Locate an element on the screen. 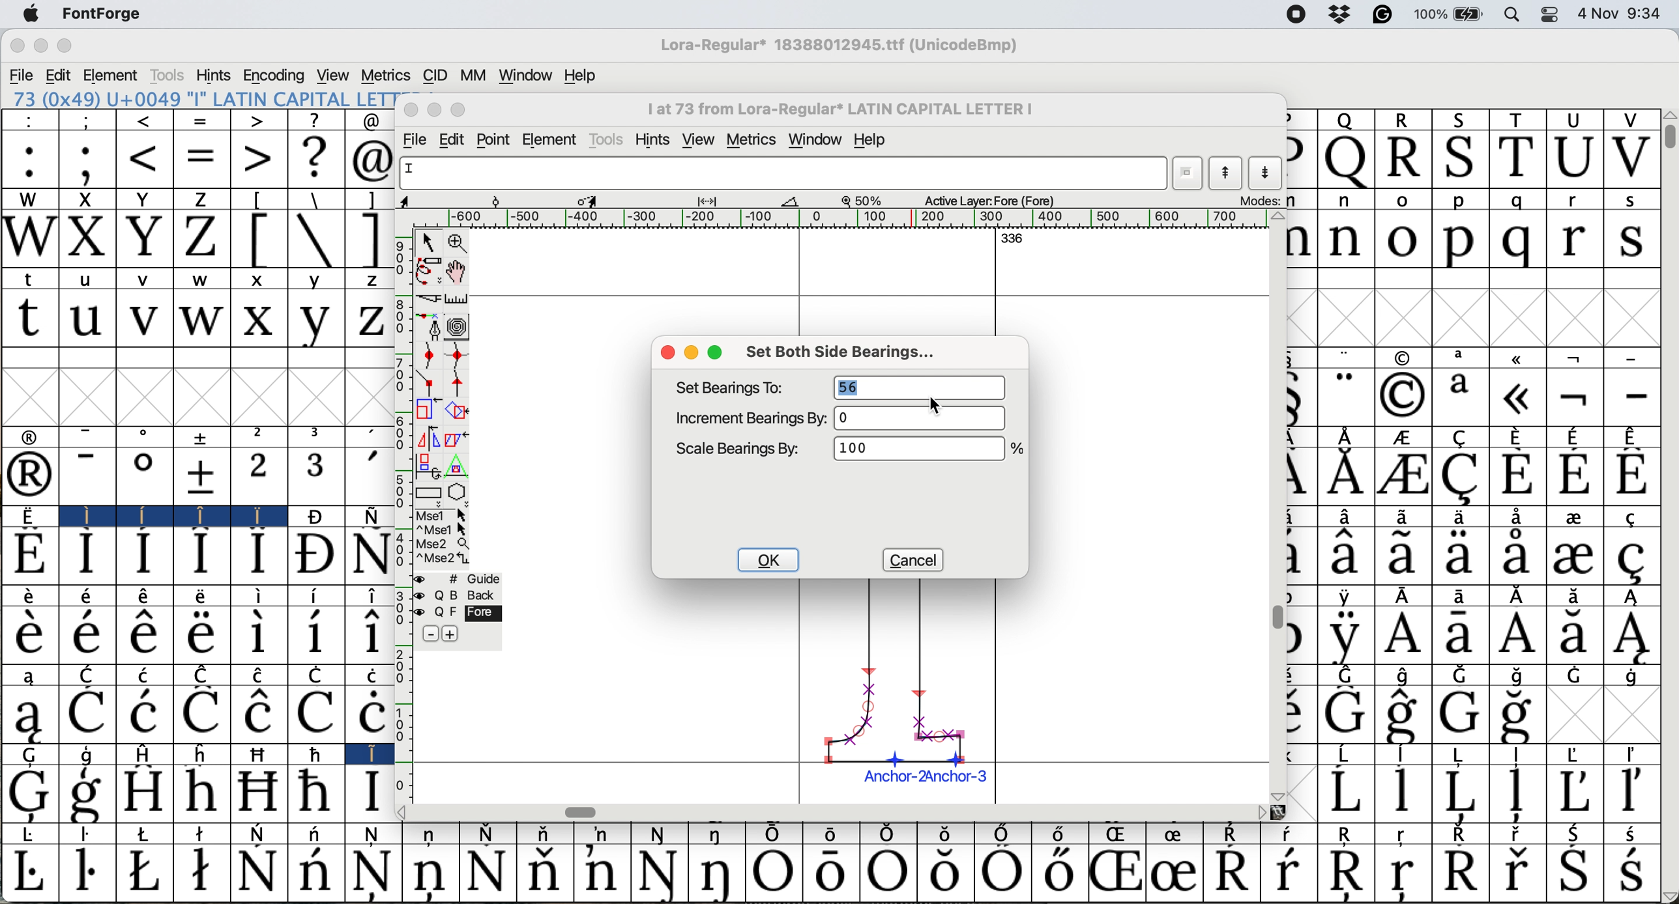 This screenshot has height=904, width=1679. Symbol is located at coordinates (1575, 435).